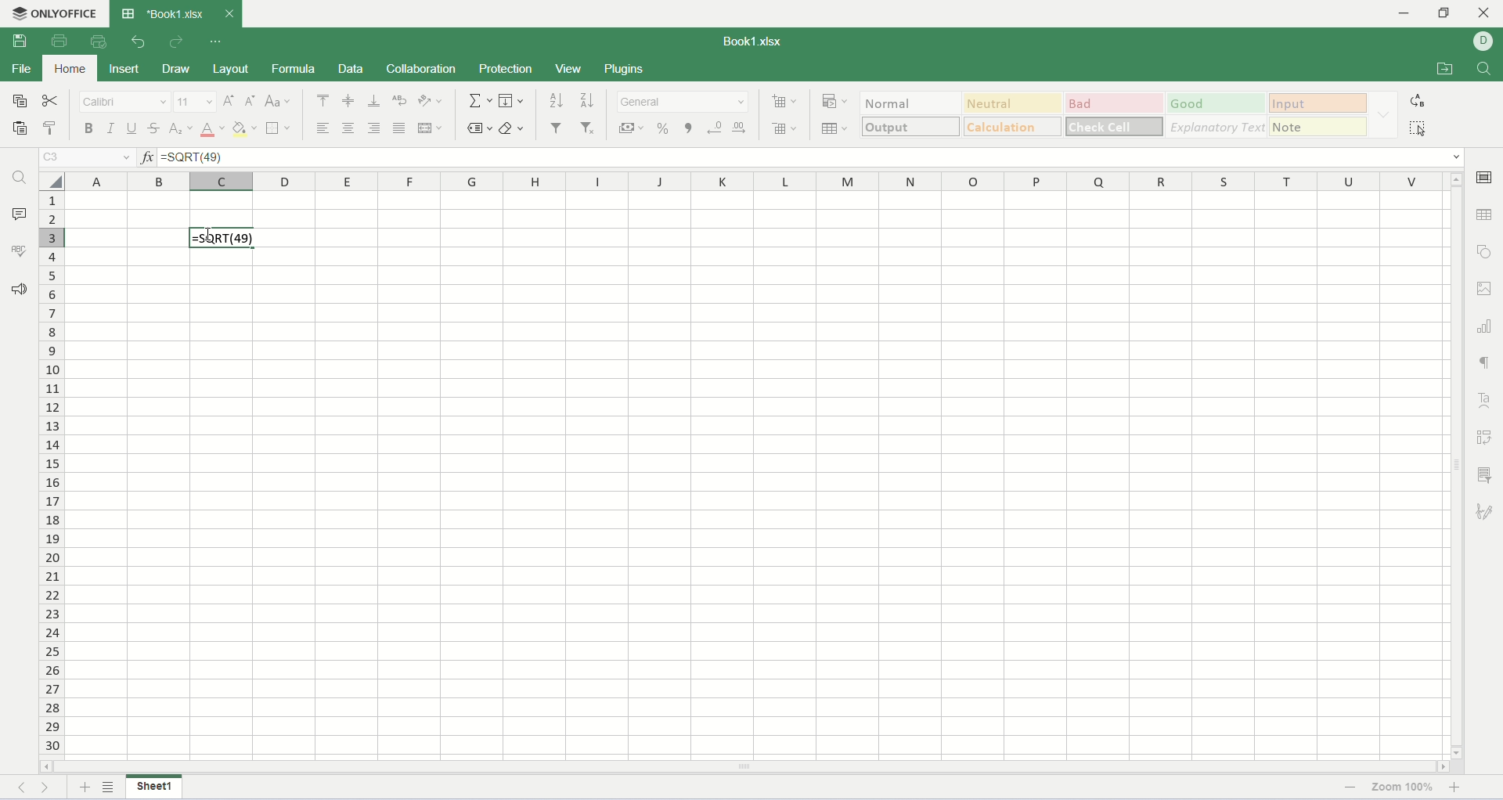 The image size is (1503, 800). What do you see at coordinates (107, 789) in the screenshot?
I see `list sheets` at bounding box center [107, 789].